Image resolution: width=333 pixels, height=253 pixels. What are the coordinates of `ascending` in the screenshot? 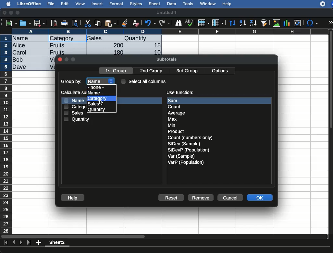 It's located at (243, 23).